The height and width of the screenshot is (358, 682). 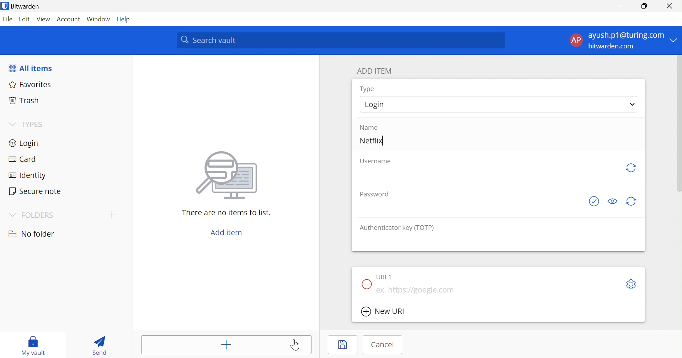 What do you see at coordinates (611, 46) in the screenshot?
I see `bitwarden.com` at bounding box center [611, 46].